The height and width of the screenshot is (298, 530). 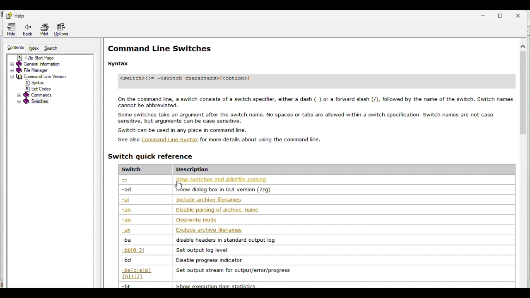 I want to click on , so click(x=129, y=139).